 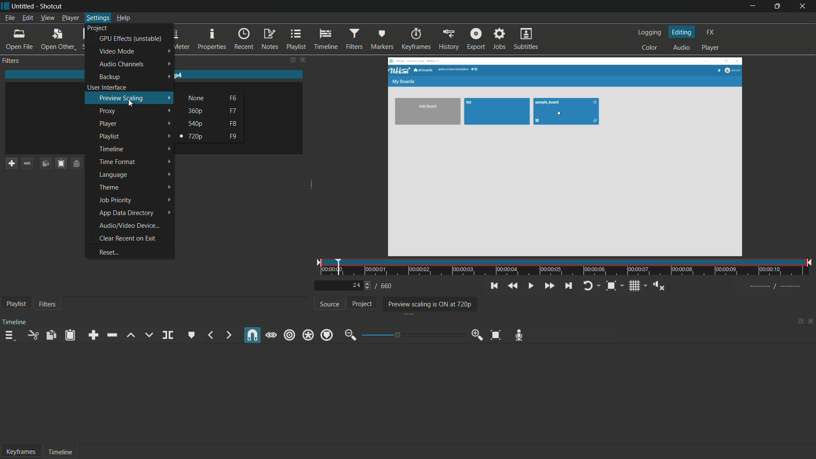 What do you see at coordinates (5, 6) in the screenshot?
I see `app icon` at bounding box center [5, 6].